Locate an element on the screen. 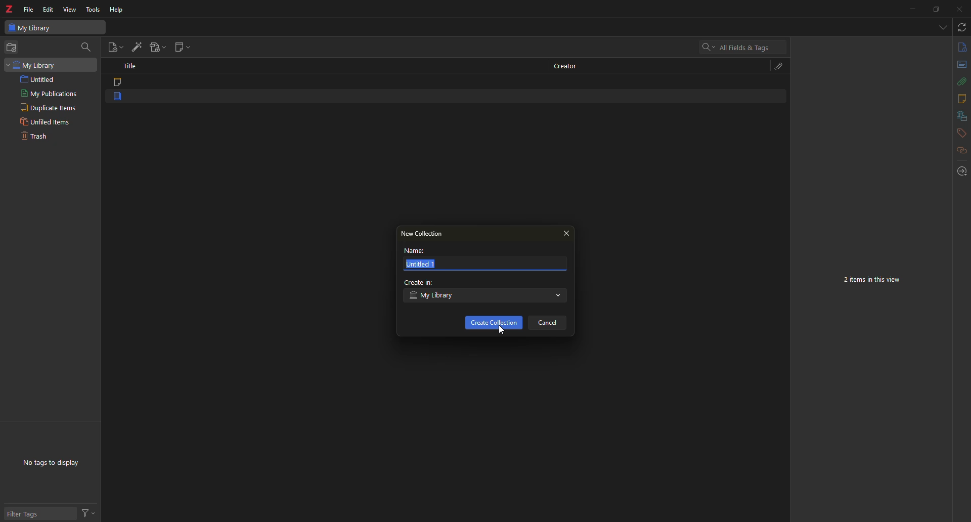 This screenshot has height=522, width=971. new collection is located at coordinates (13, 47).